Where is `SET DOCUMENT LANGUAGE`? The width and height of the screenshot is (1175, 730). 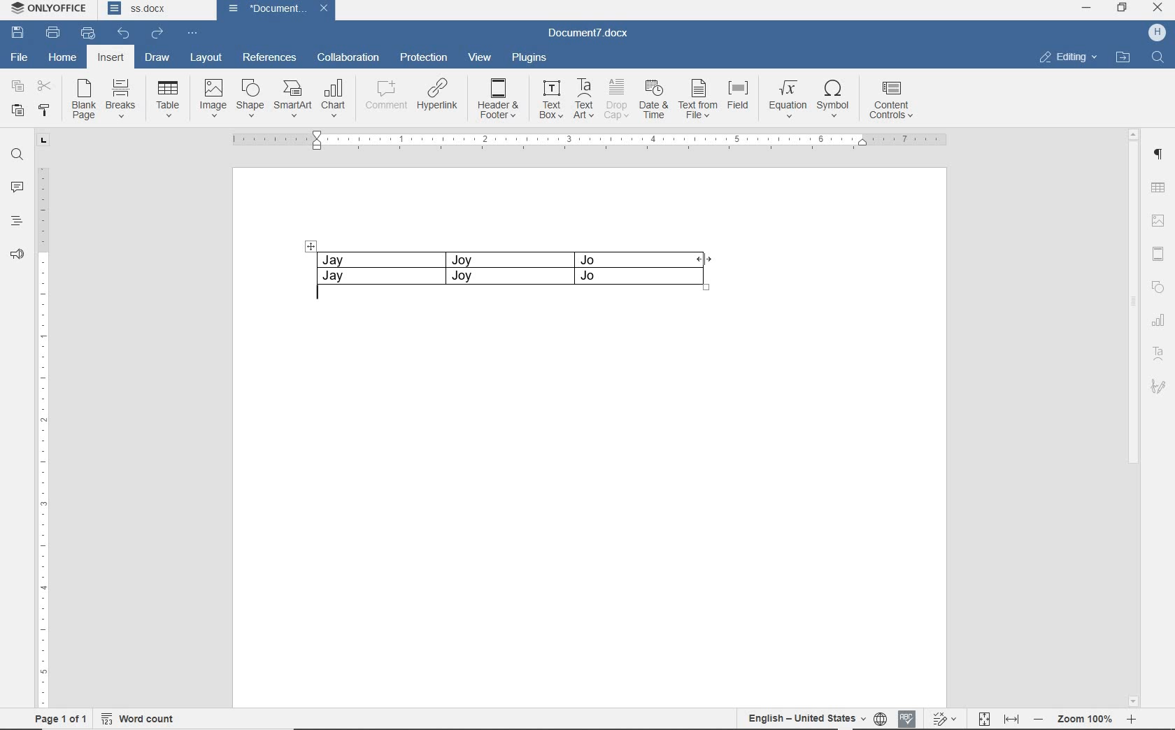
SET DOCUMENT LANGUAGE is located at coordinates (882, 717).